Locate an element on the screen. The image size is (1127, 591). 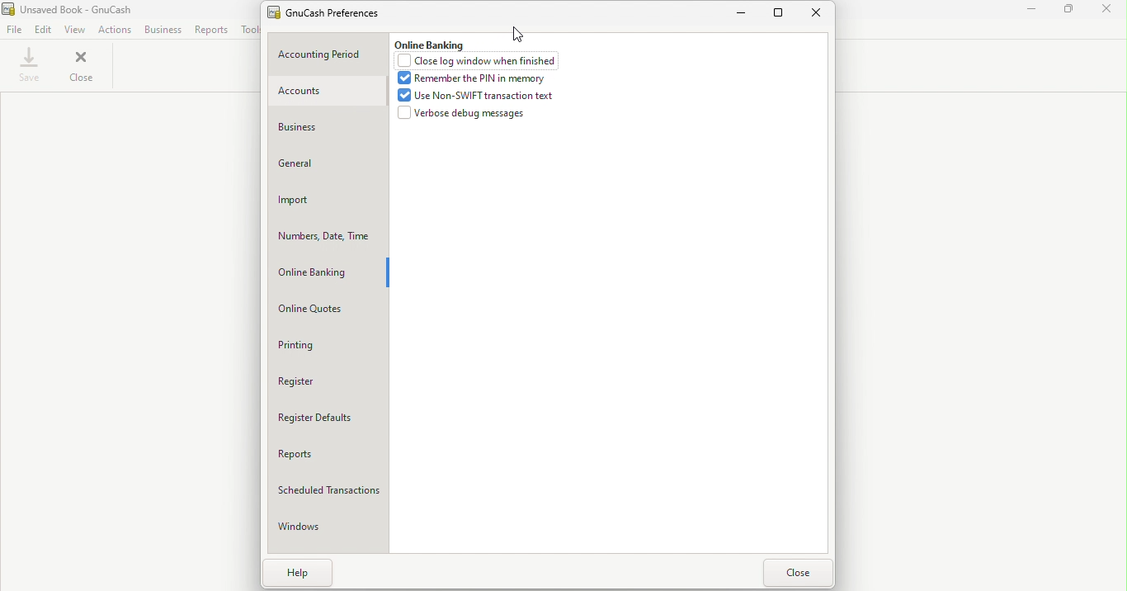
cursor is located at coordinates (519, 33).